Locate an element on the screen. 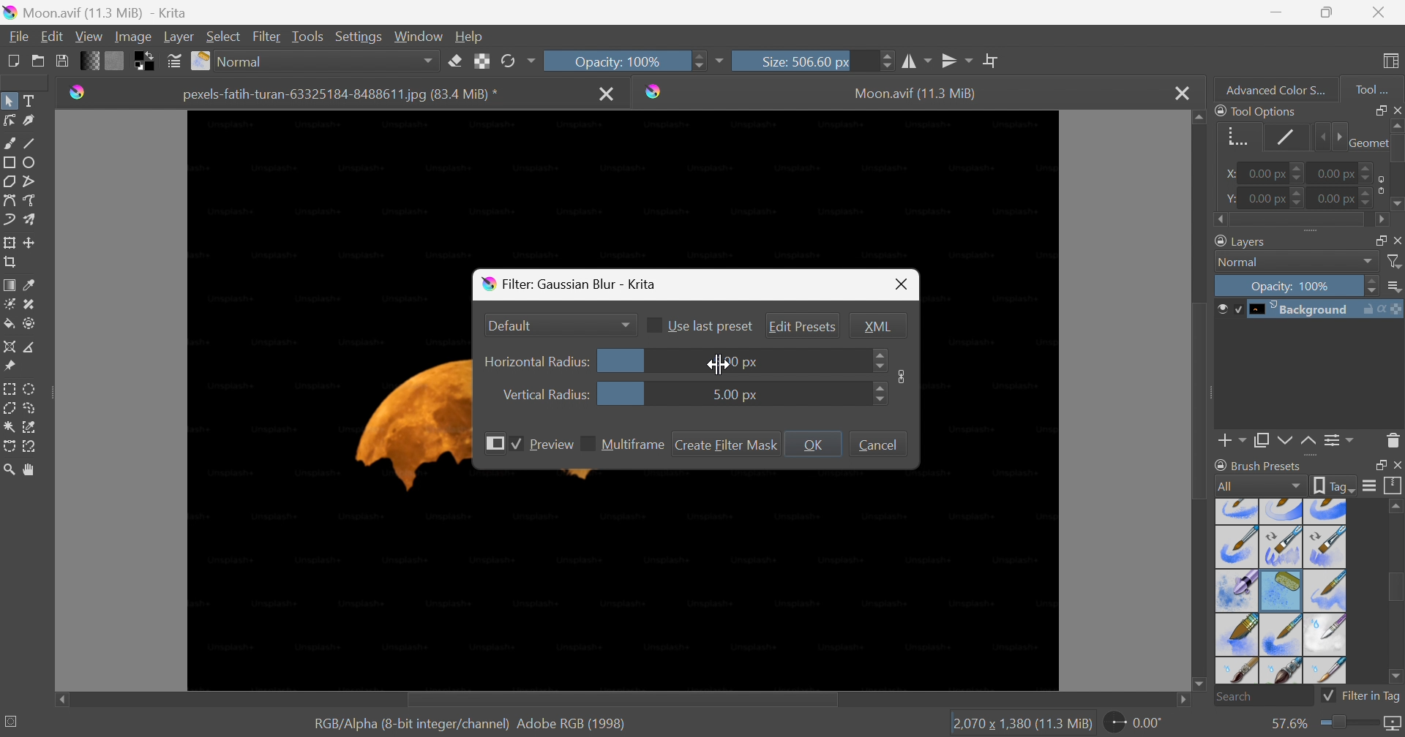 The image size is (1405, 737). Restore down is located at coordinates (1375, 239).